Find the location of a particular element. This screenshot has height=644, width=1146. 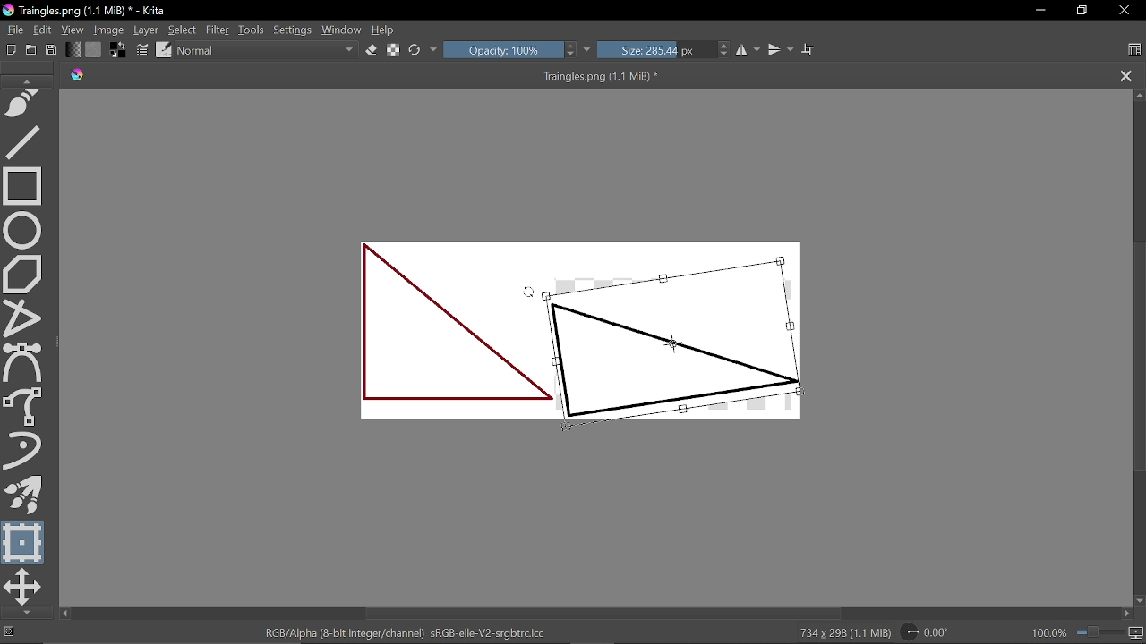

734 x 298 (1.1 MiB) is located at coordinates (840, 633).